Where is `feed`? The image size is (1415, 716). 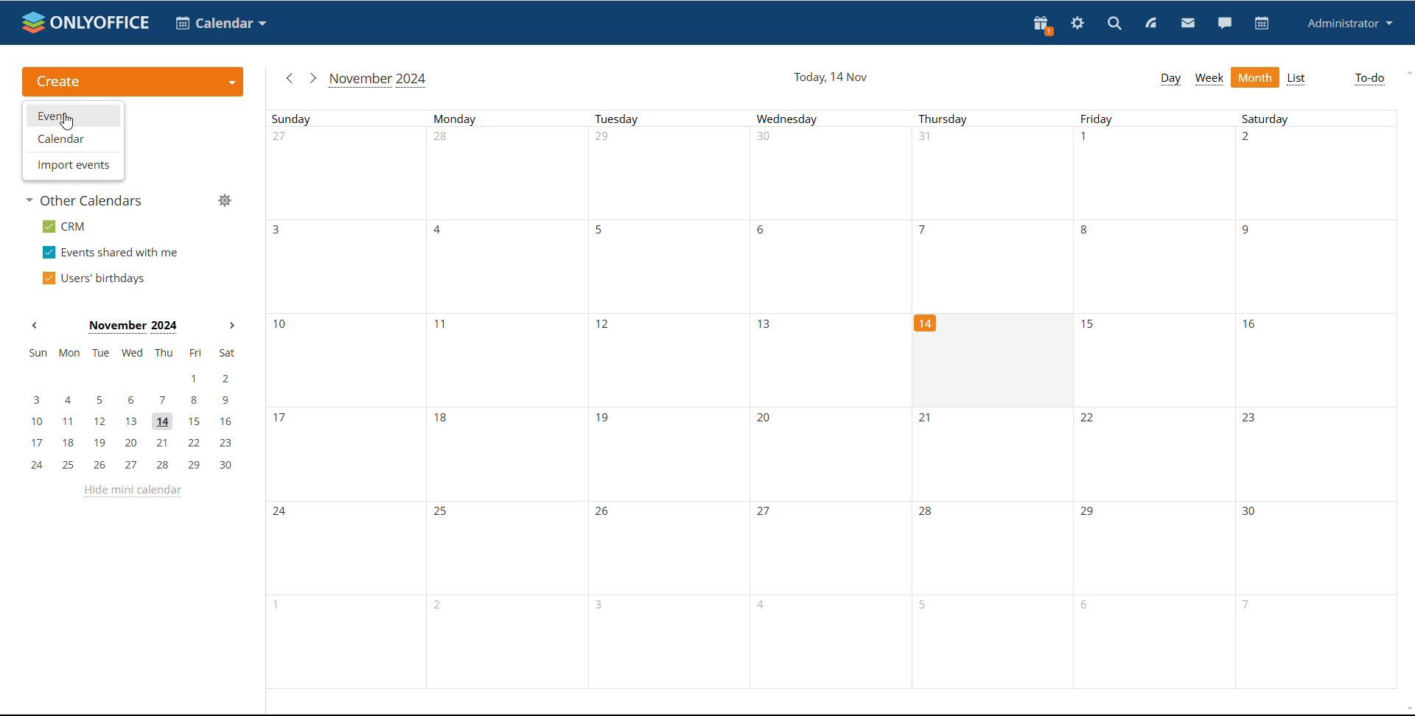 feed is located at coordinates (1150, 23).